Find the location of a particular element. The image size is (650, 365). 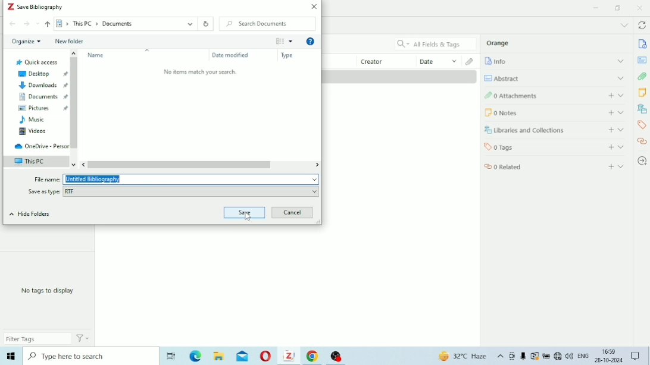

Attachments is located at coordinates (642, 76).